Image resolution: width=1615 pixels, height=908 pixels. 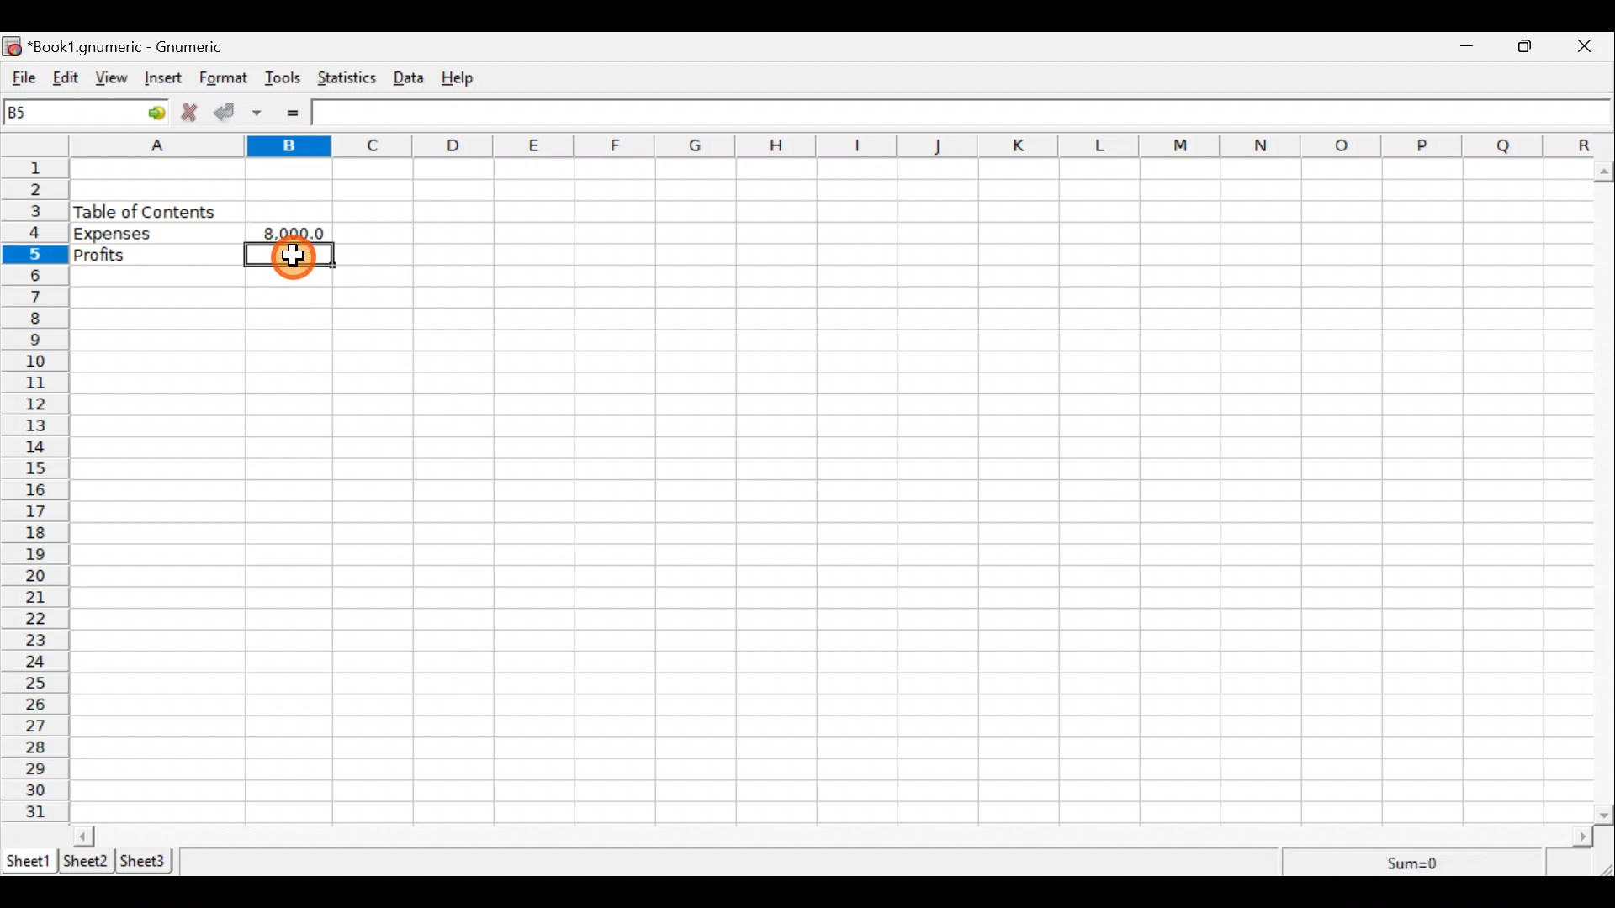 I want to click on Expenses, so click(x=155, y=232).